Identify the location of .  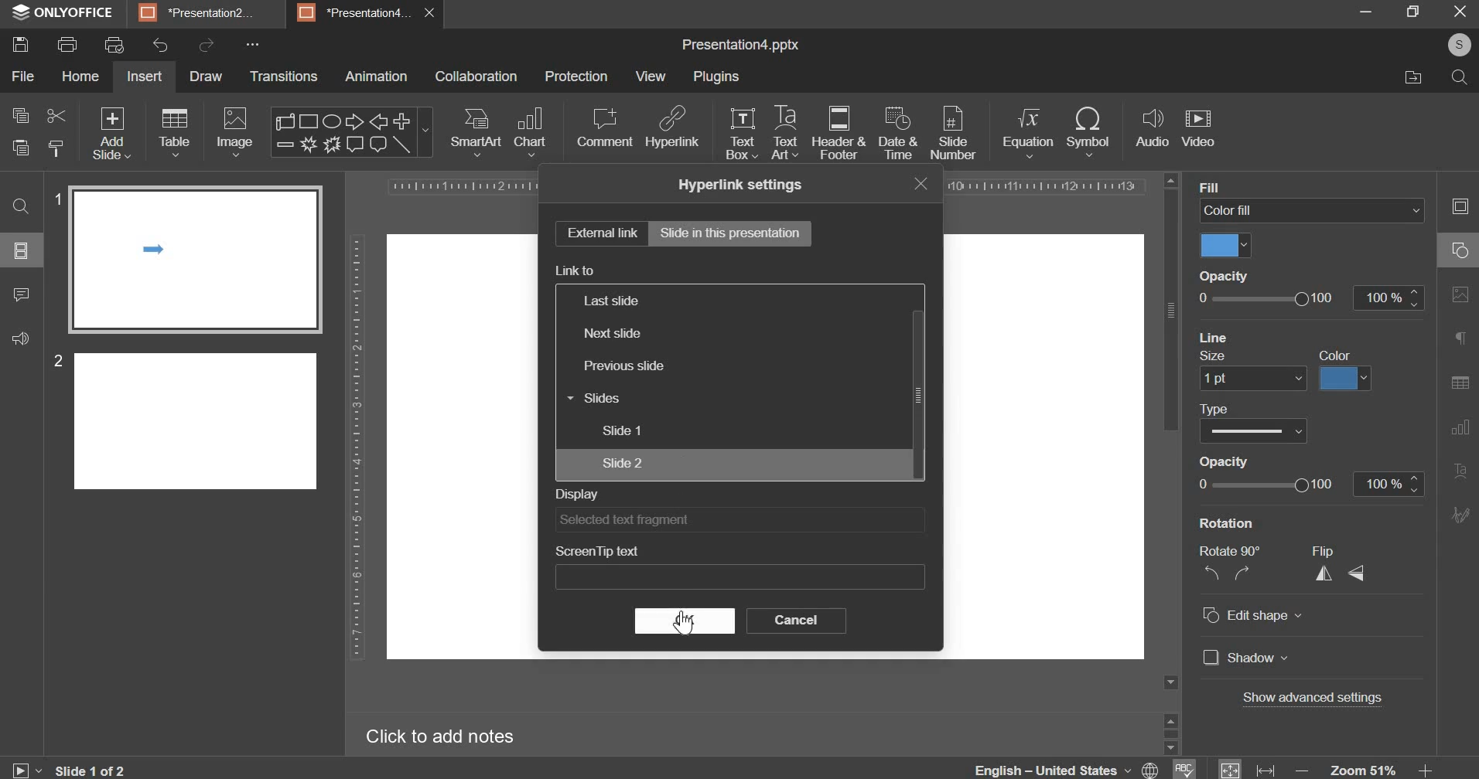
(24, 253).